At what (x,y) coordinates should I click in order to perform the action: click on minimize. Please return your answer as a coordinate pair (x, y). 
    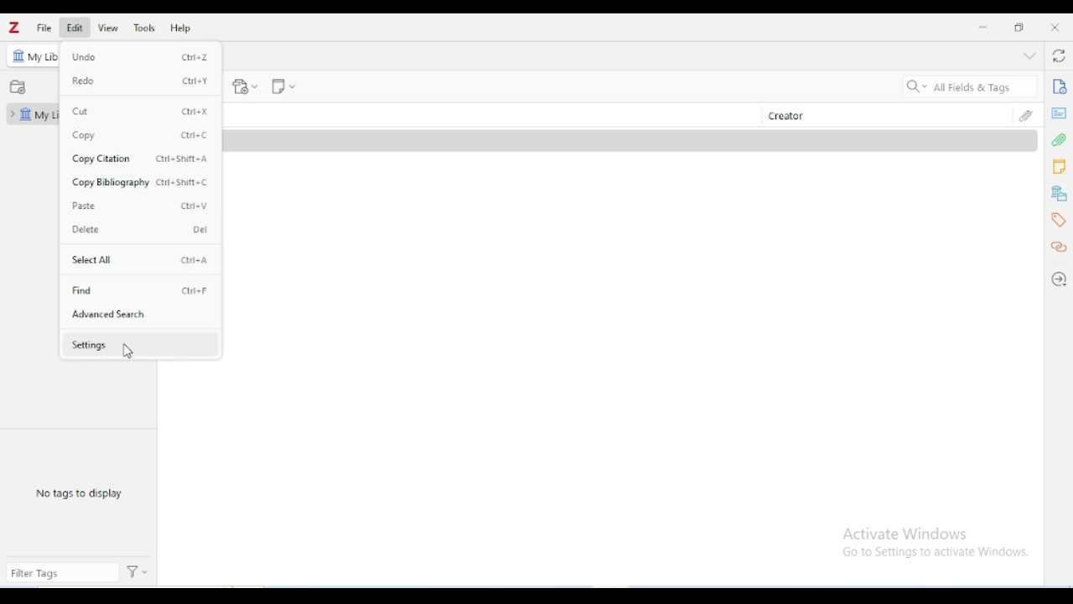
    Looking at the image, I should click on (983, 28).